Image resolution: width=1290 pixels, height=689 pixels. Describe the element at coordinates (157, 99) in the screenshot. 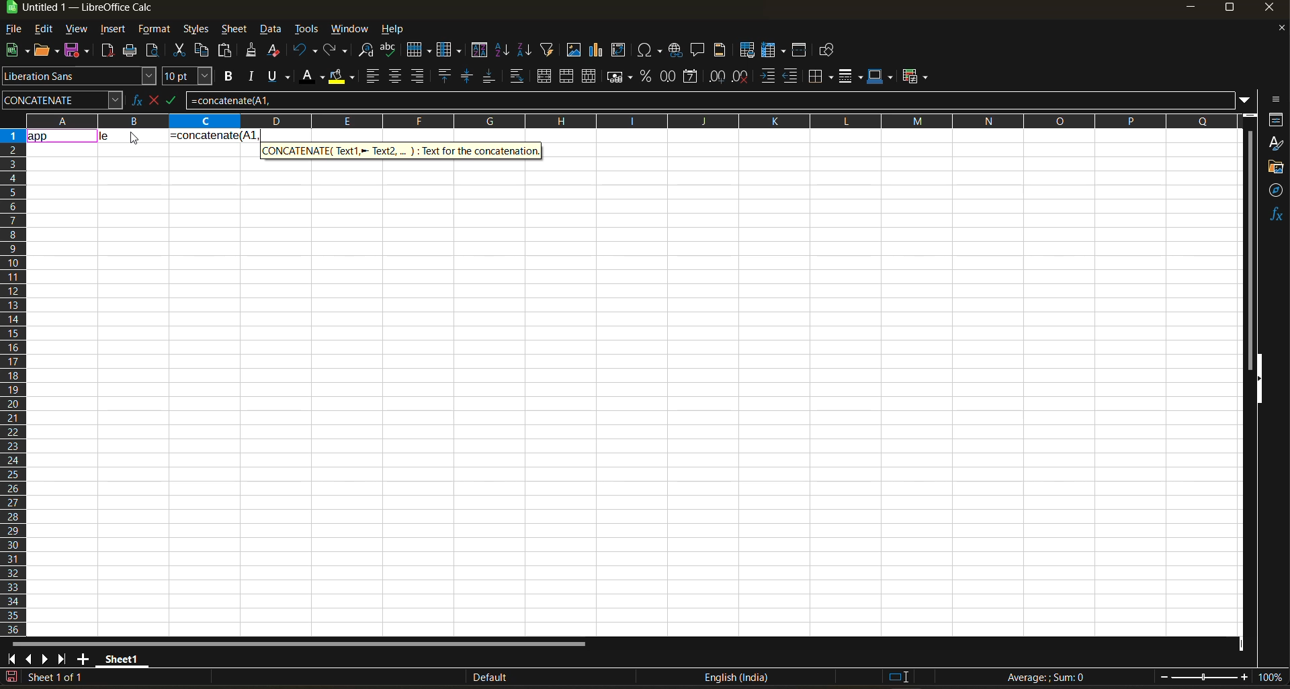

I see `select function` at that location.